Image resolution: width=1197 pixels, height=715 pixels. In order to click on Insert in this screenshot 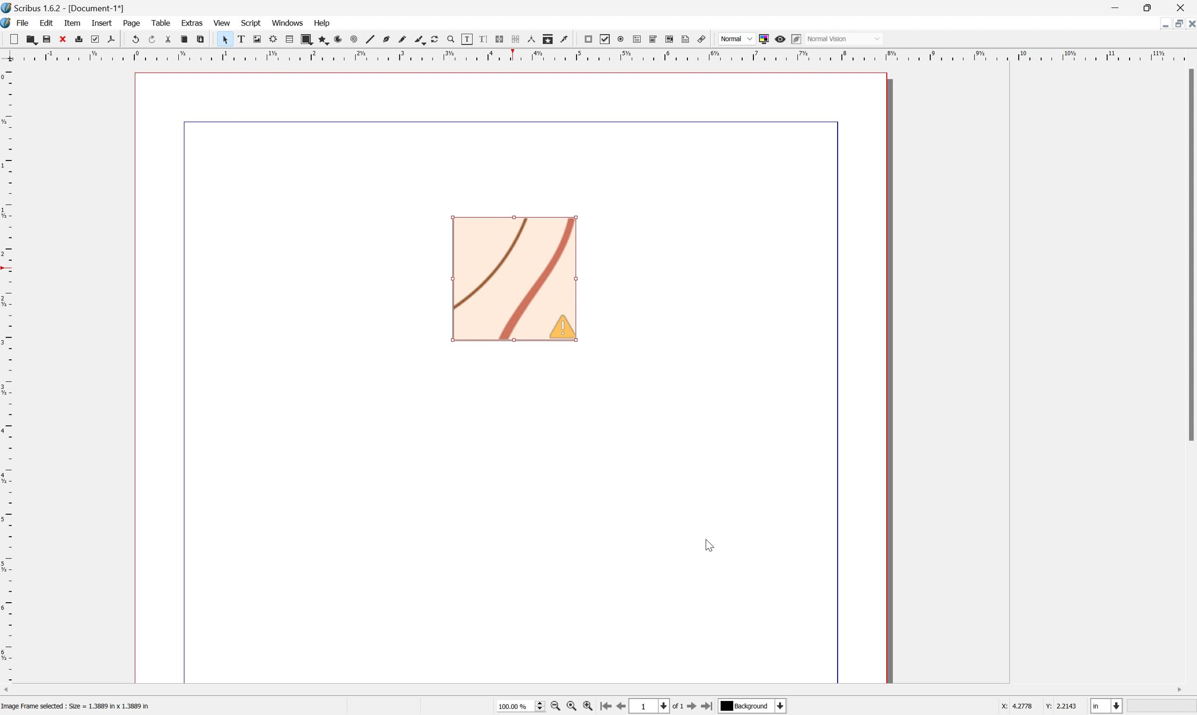, I will do `click(102, 23)`.